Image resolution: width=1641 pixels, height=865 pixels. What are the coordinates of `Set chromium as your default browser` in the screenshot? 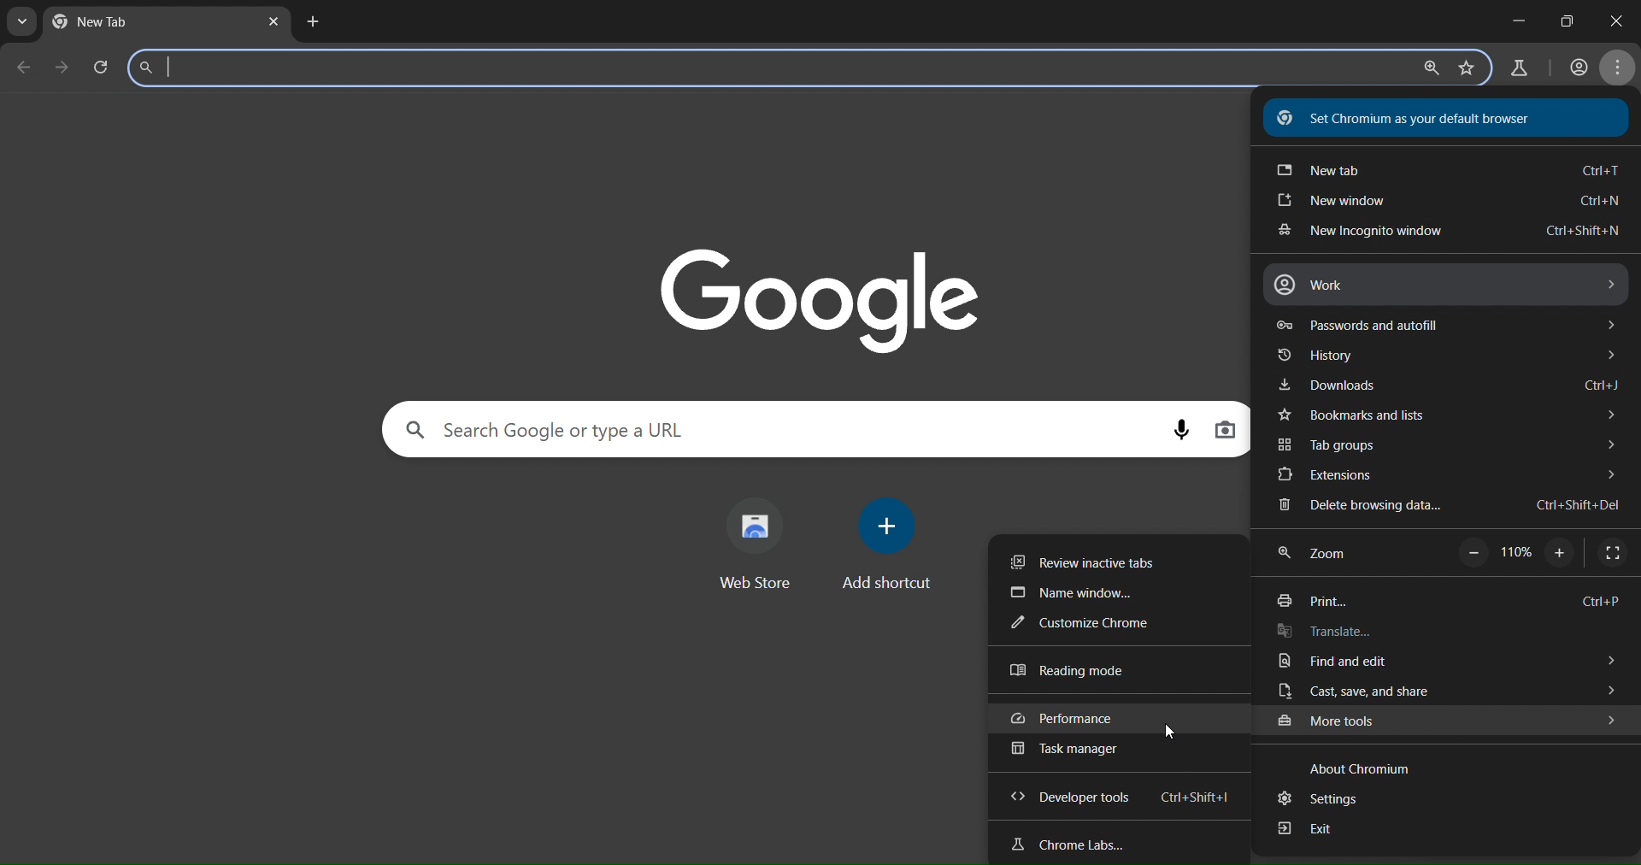 It's located at (1414, 118).